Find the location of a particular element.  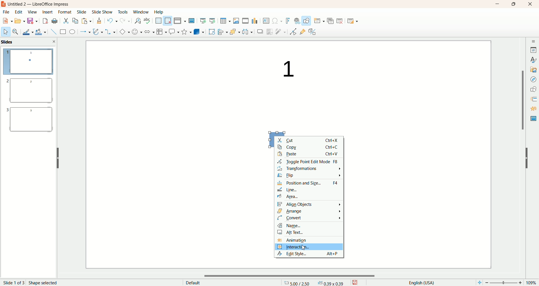

master slide is located at coordinates (192, 21).